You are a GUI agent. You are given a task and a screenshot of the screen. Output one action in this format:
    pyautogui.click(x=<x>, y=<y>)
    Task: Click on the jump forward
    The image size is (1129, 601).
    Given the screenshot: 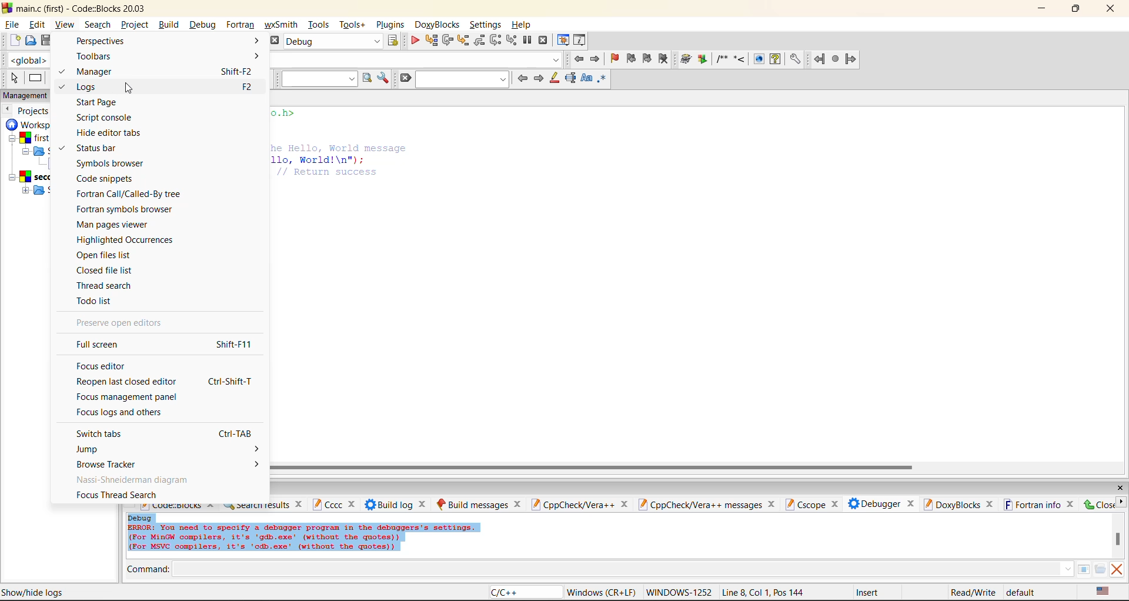 What is the action you would take?
    pyautogui.click(x=852, y=59)
    